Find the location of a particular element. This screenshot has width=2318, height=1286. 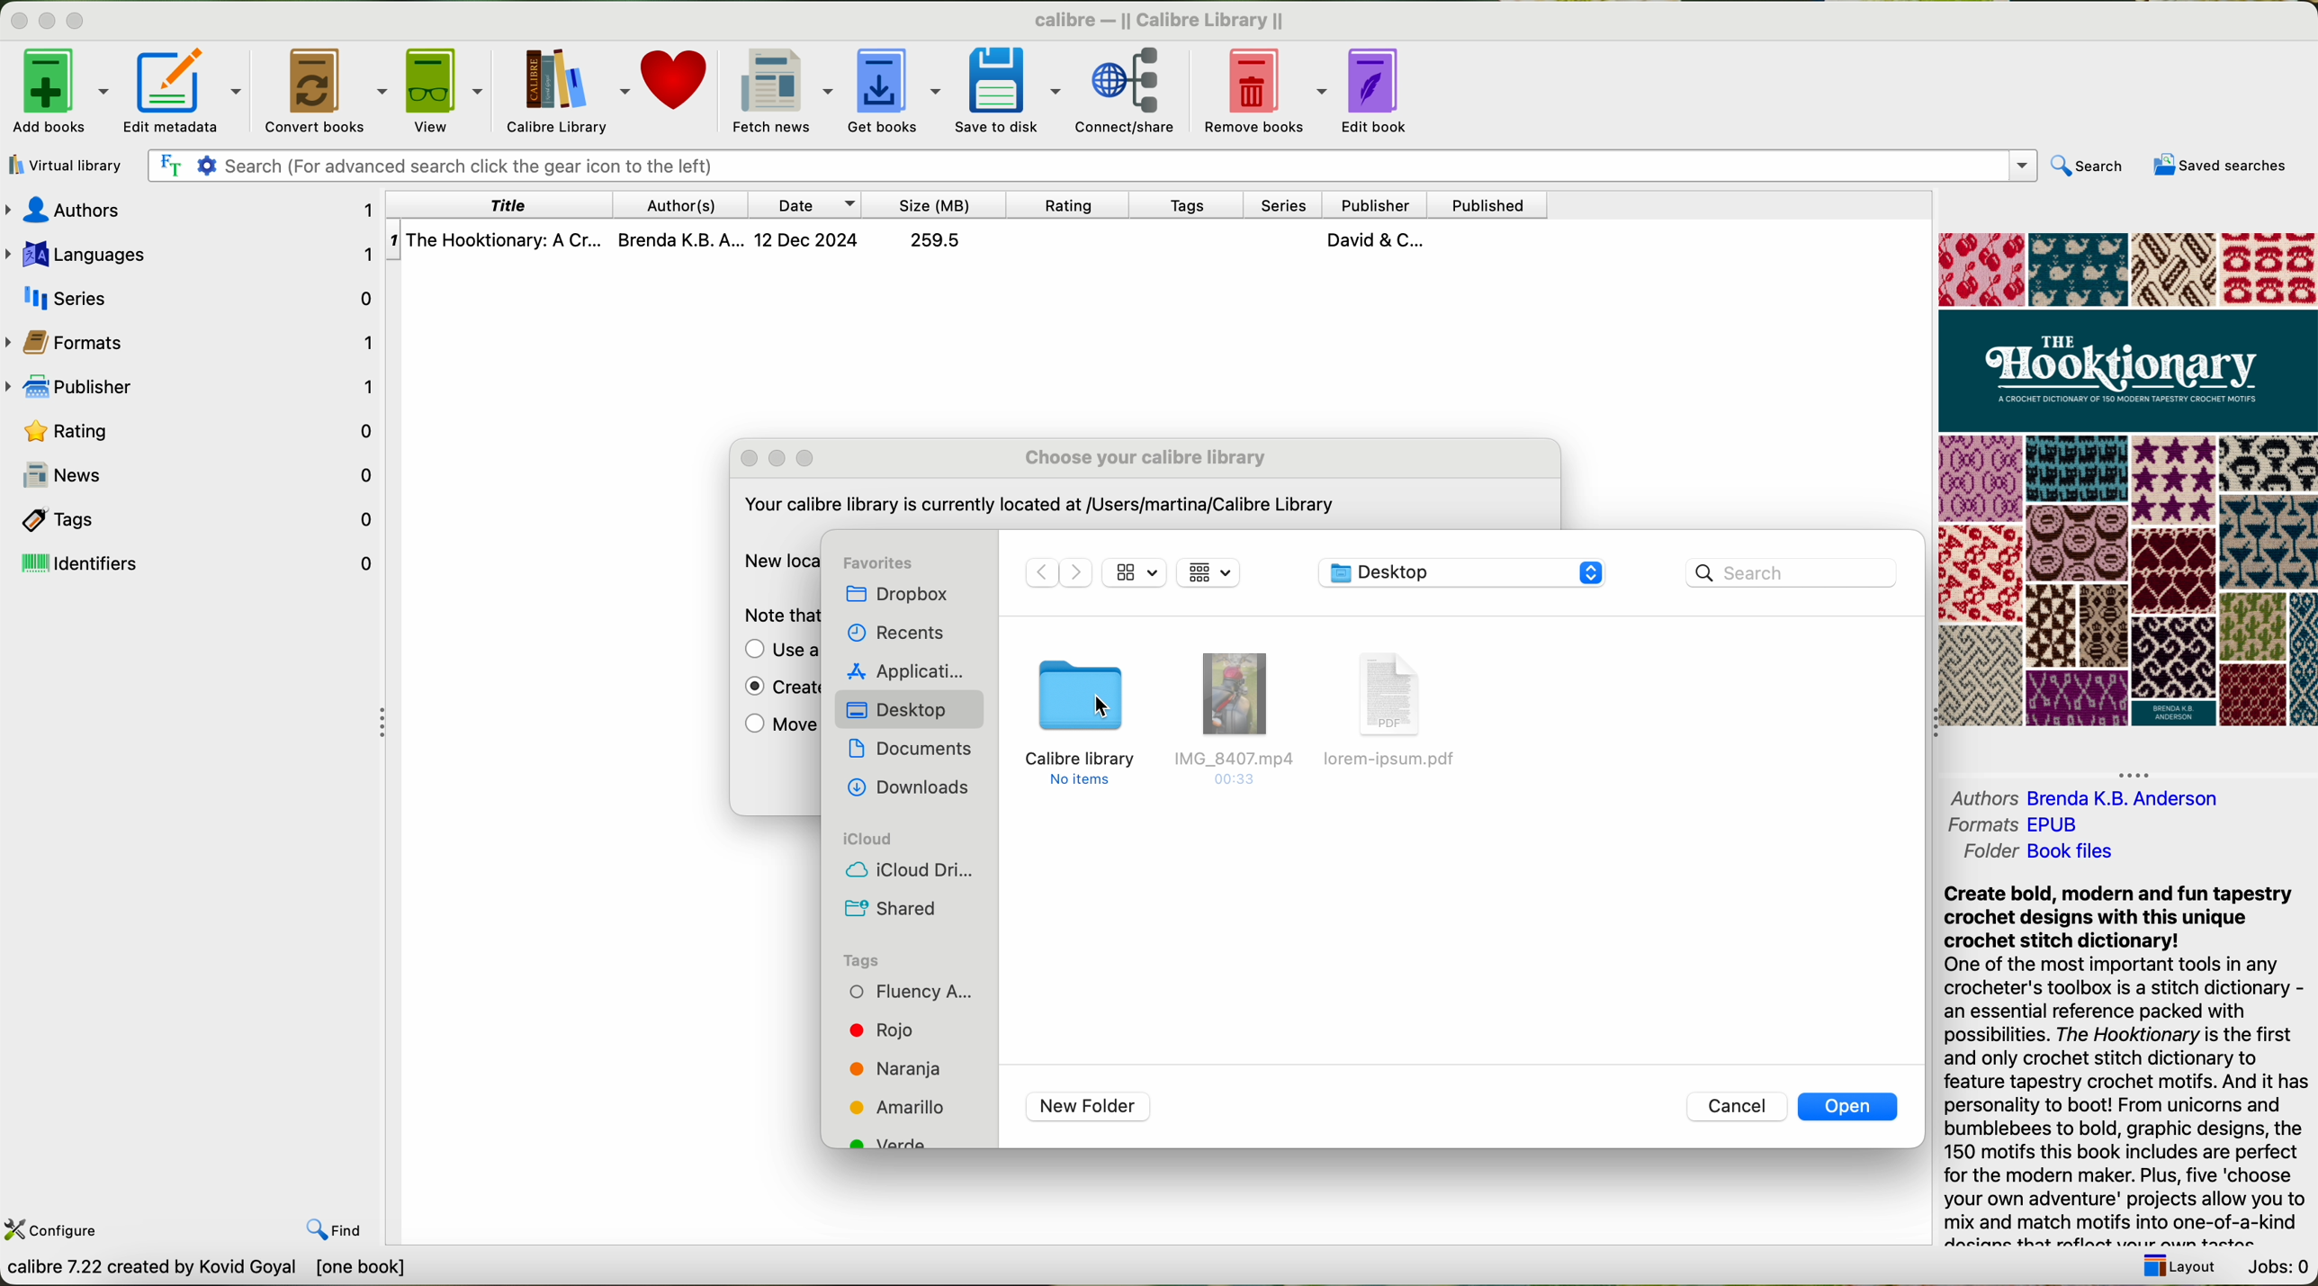

title is located at coordinates (499, 204).